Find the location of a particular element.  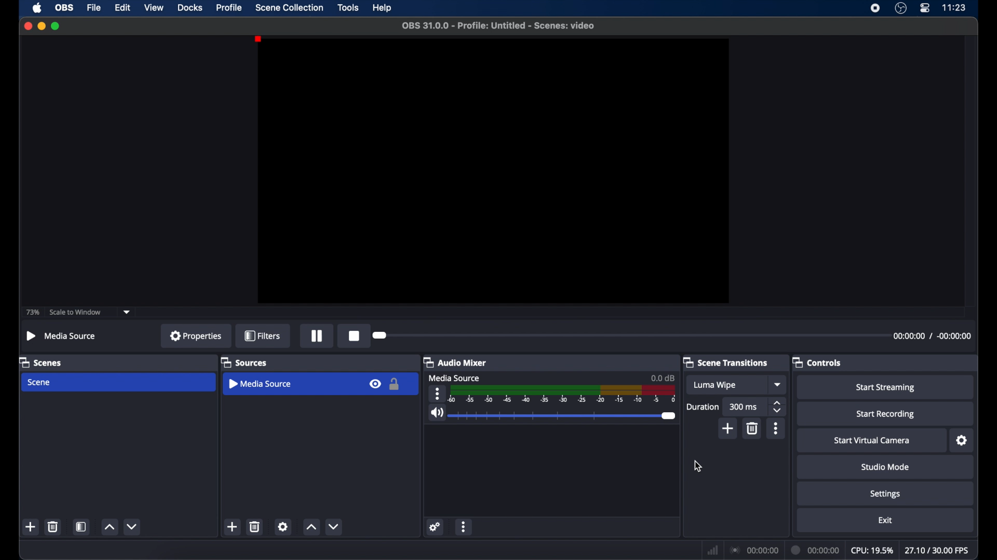

dropdown is located at coordinates (778, 384).